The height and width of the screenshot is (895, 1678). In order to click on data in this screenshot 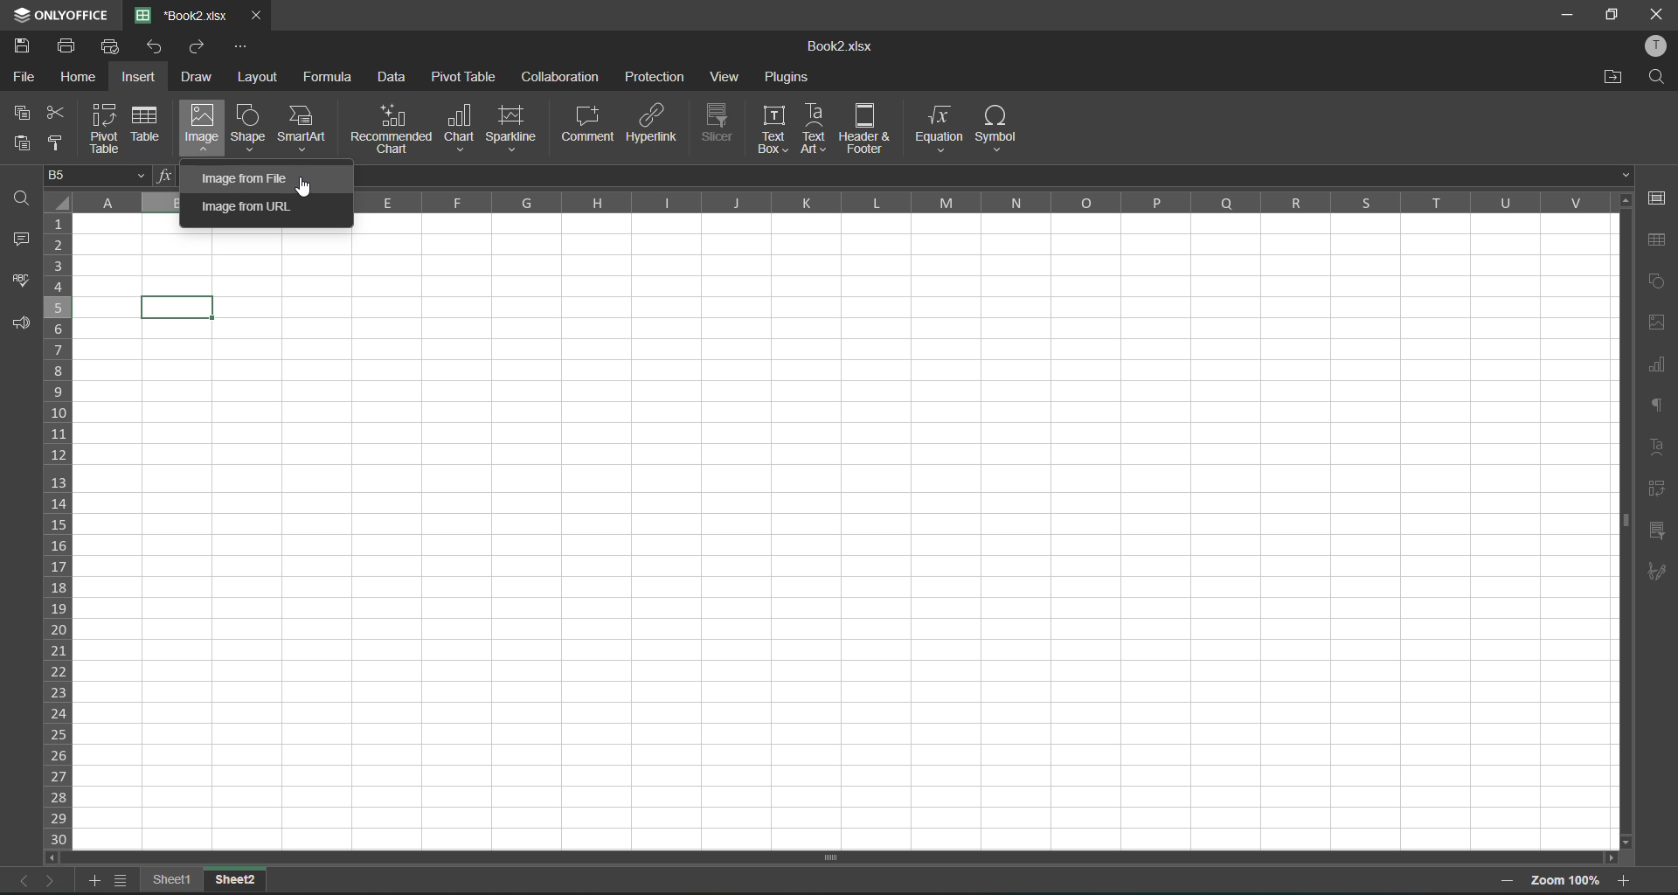, I will do `click(394, 78)`.